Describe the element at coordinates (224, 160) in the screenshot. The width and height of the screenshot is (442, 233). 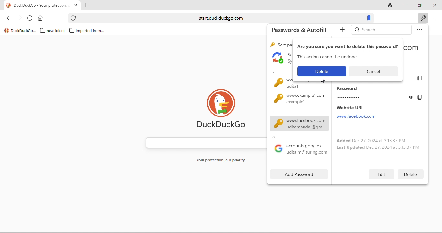
I see `your protection, our priority.` at that location.